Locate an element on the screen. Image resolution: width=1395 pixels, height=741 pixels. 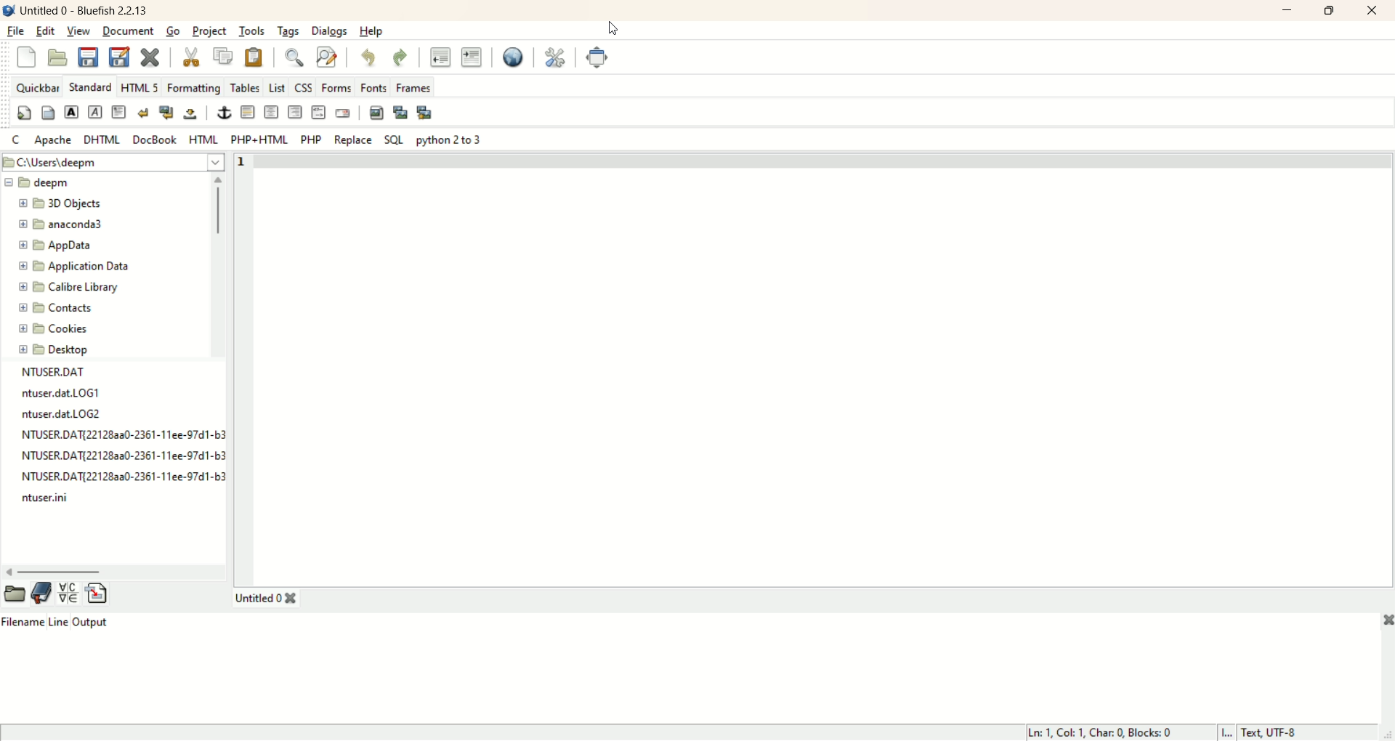
advance find and replace is located at coordinates (325, 56).